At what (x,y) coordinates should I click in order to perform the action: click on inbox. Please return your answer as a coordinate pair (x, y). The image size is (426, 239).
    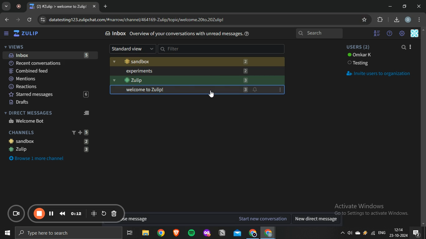
    Looking at the image, I should click on (48, 55).